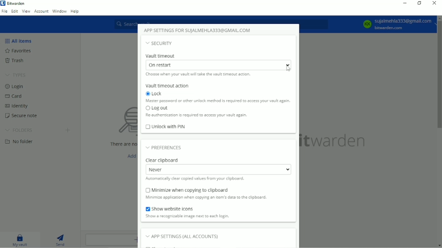  I want to click on File, so click(4, 12).